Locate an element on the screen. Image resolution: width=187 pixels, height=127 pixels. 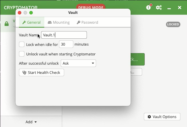
Vault is located at coordinates (74, 12).